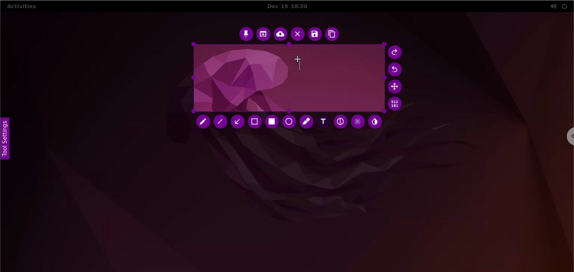  I want to click on pencil tool, so click(203, 123).